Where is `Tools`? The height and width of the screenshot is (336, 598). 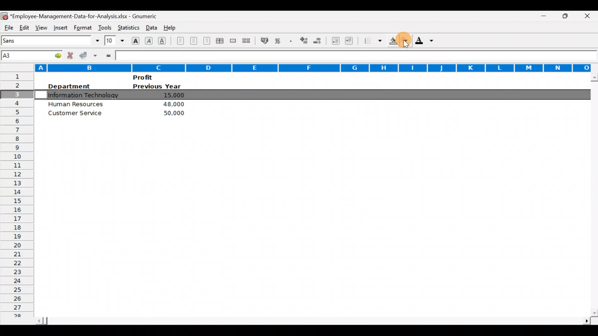 Tools is located at coordinates (105, 26).